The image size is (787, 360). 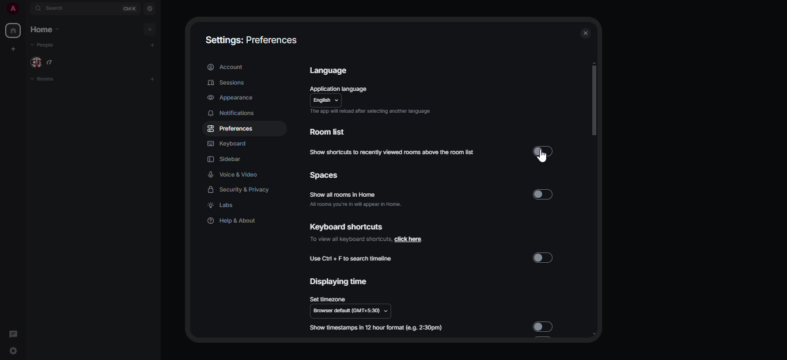 What do you see at coordinates (226, 82) in the screenshot?
I see `sessions` at bounding box center [226, 82].